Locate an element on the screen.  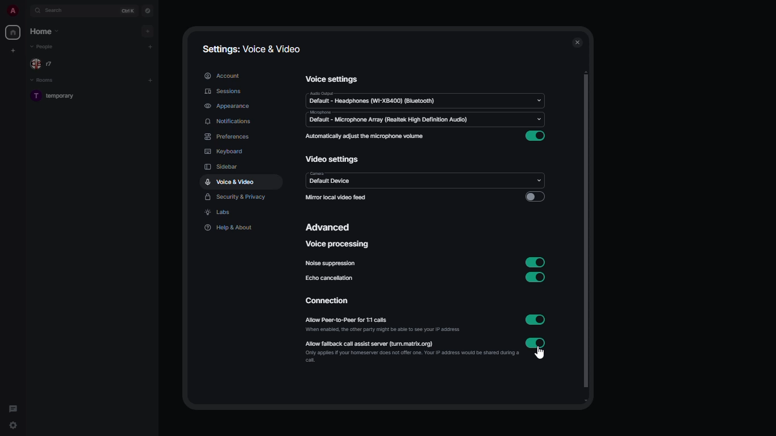
people is located at coordinates (43, 64).